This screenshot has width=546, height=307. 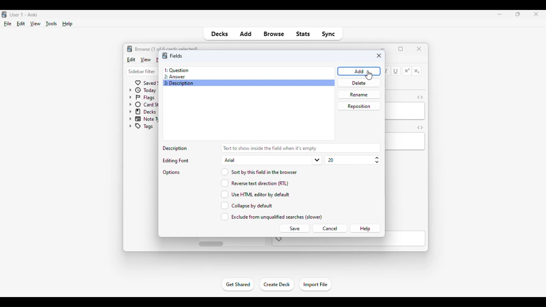 What do you see at coordinates (315, 285) in the screenshot?
I see `import file` at bounding box center [315, 285].